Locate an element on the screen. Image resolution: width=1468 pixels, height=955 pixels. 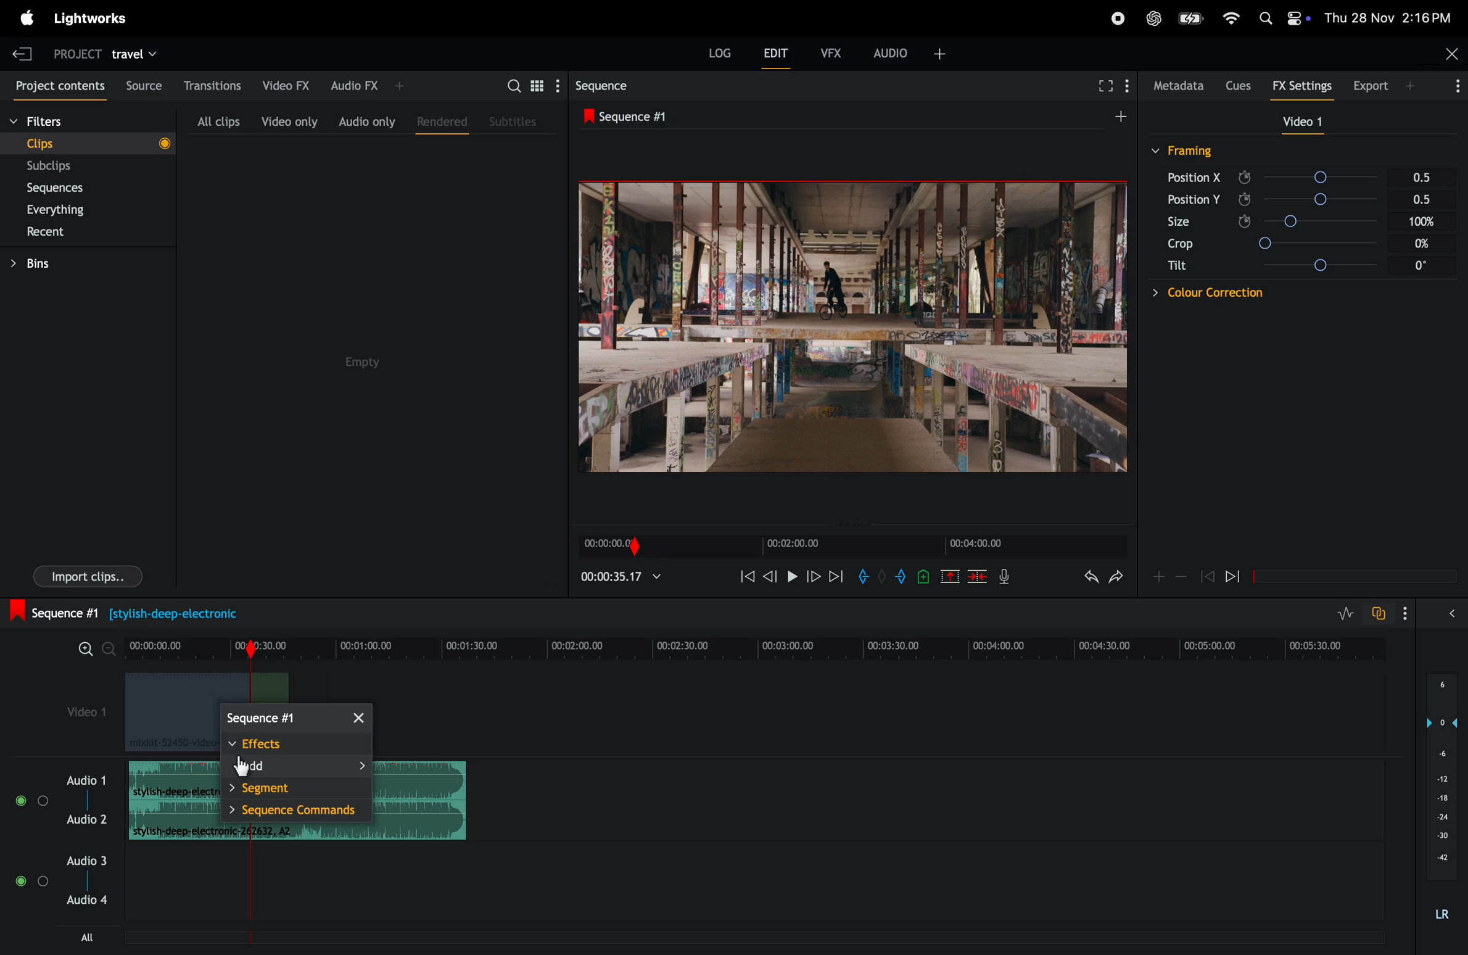
undo is located at coordinates (1116, 580).